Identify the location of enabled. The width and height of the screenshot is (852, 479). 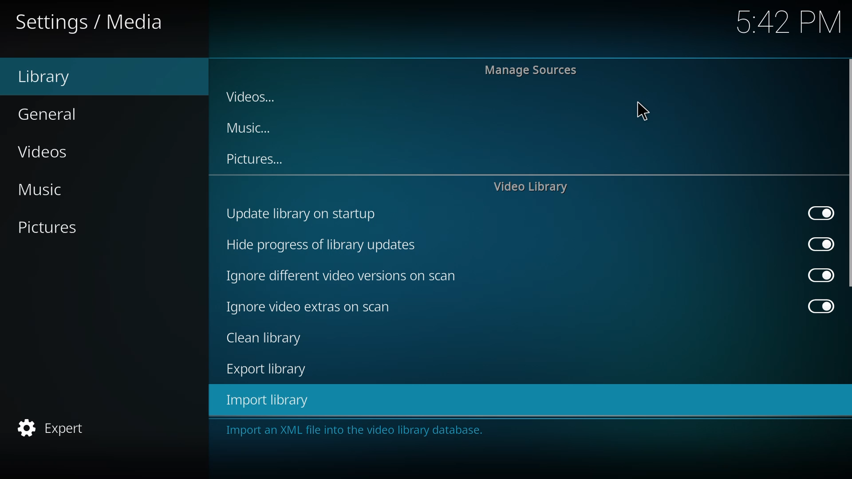
(823, 276).